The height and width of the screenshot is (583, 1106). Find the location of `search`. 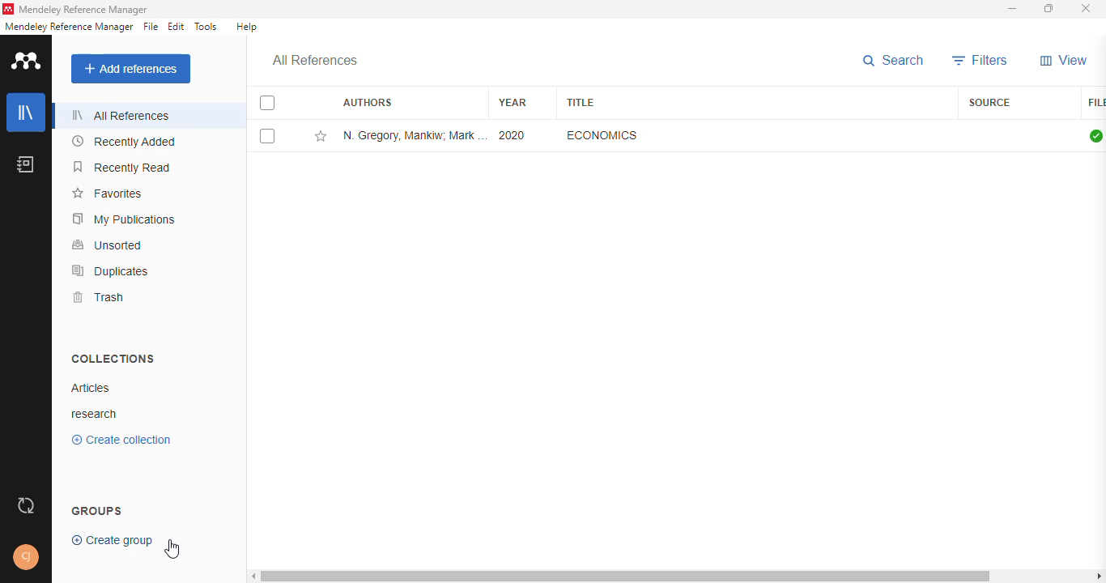

search is located at coordinates (893, 61).